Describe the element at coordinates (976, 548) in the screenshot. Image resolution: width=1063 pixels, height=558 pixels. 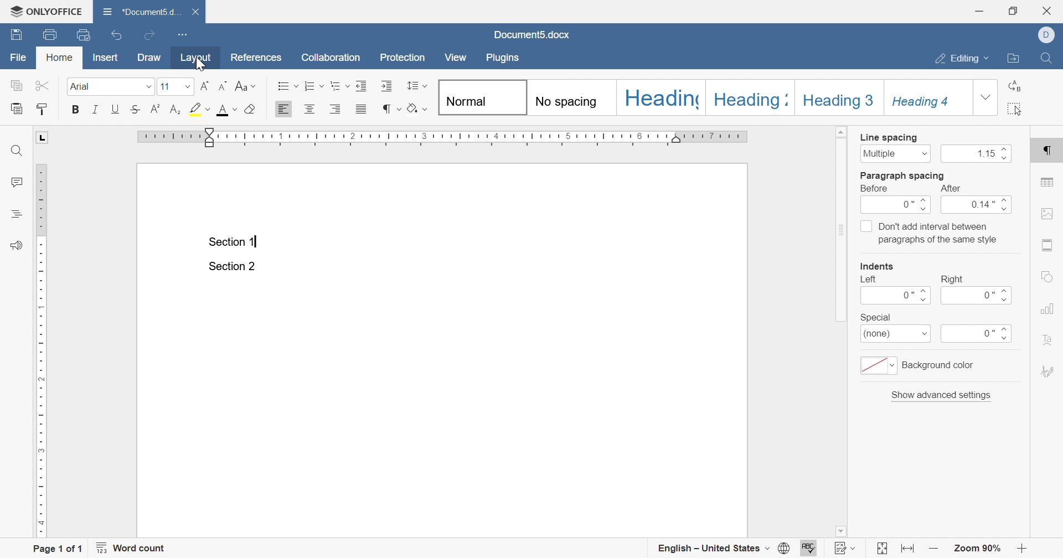
I see `zoom 90%` at that location.